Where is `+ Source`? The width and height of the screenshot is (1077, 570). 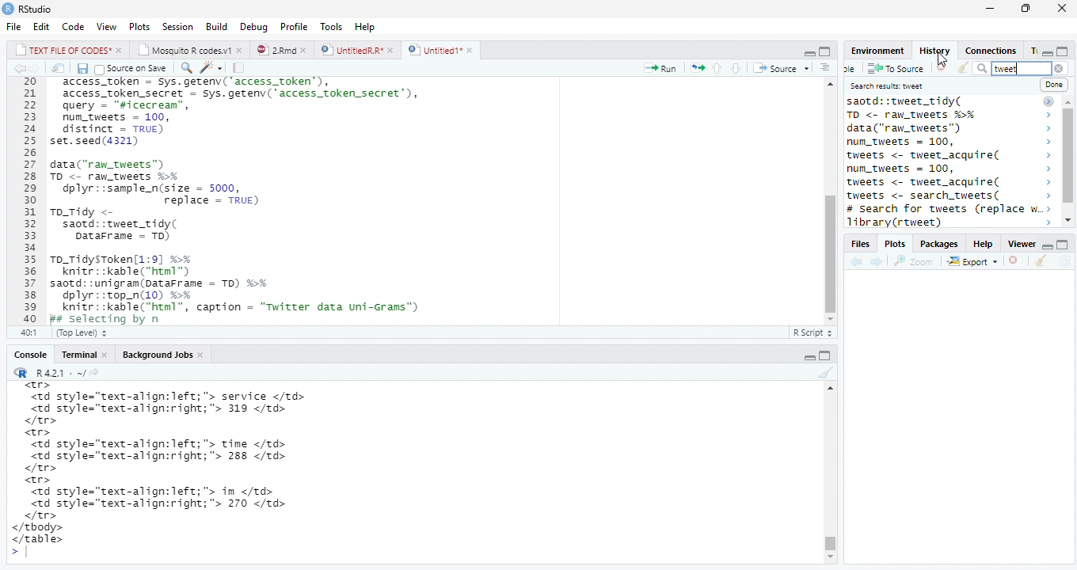 + Source is located at coordinates (786, 68).